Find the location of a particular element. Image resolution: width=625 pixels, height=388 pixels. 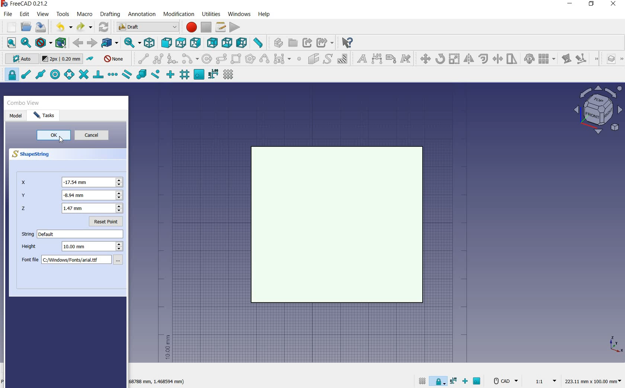

forward is located at coordinates (92, 43).